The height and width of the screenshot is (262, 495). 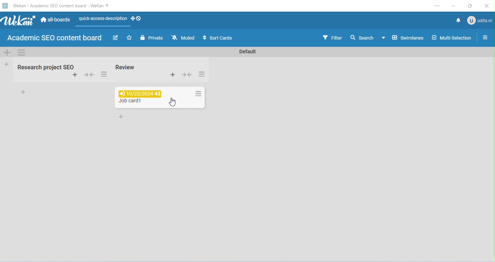 I want to click on filter, so click(x=332, y=37).